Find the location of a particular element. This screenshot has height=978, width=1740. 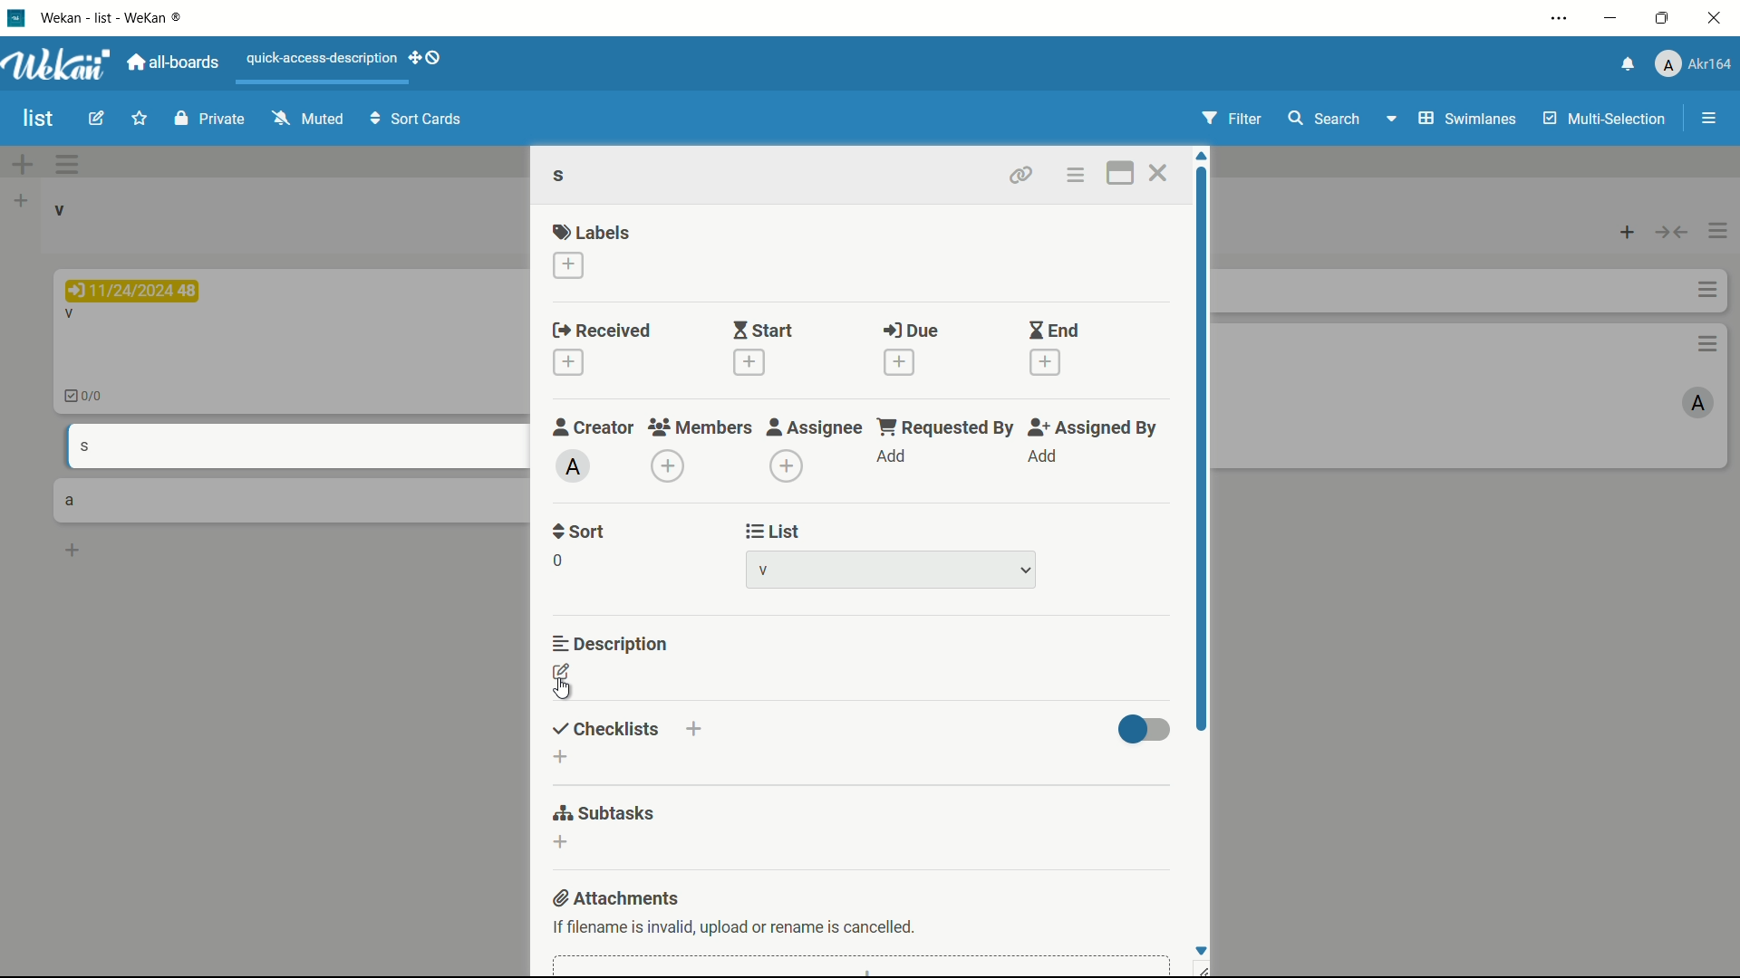

creator is located at coordinates (594, 427).